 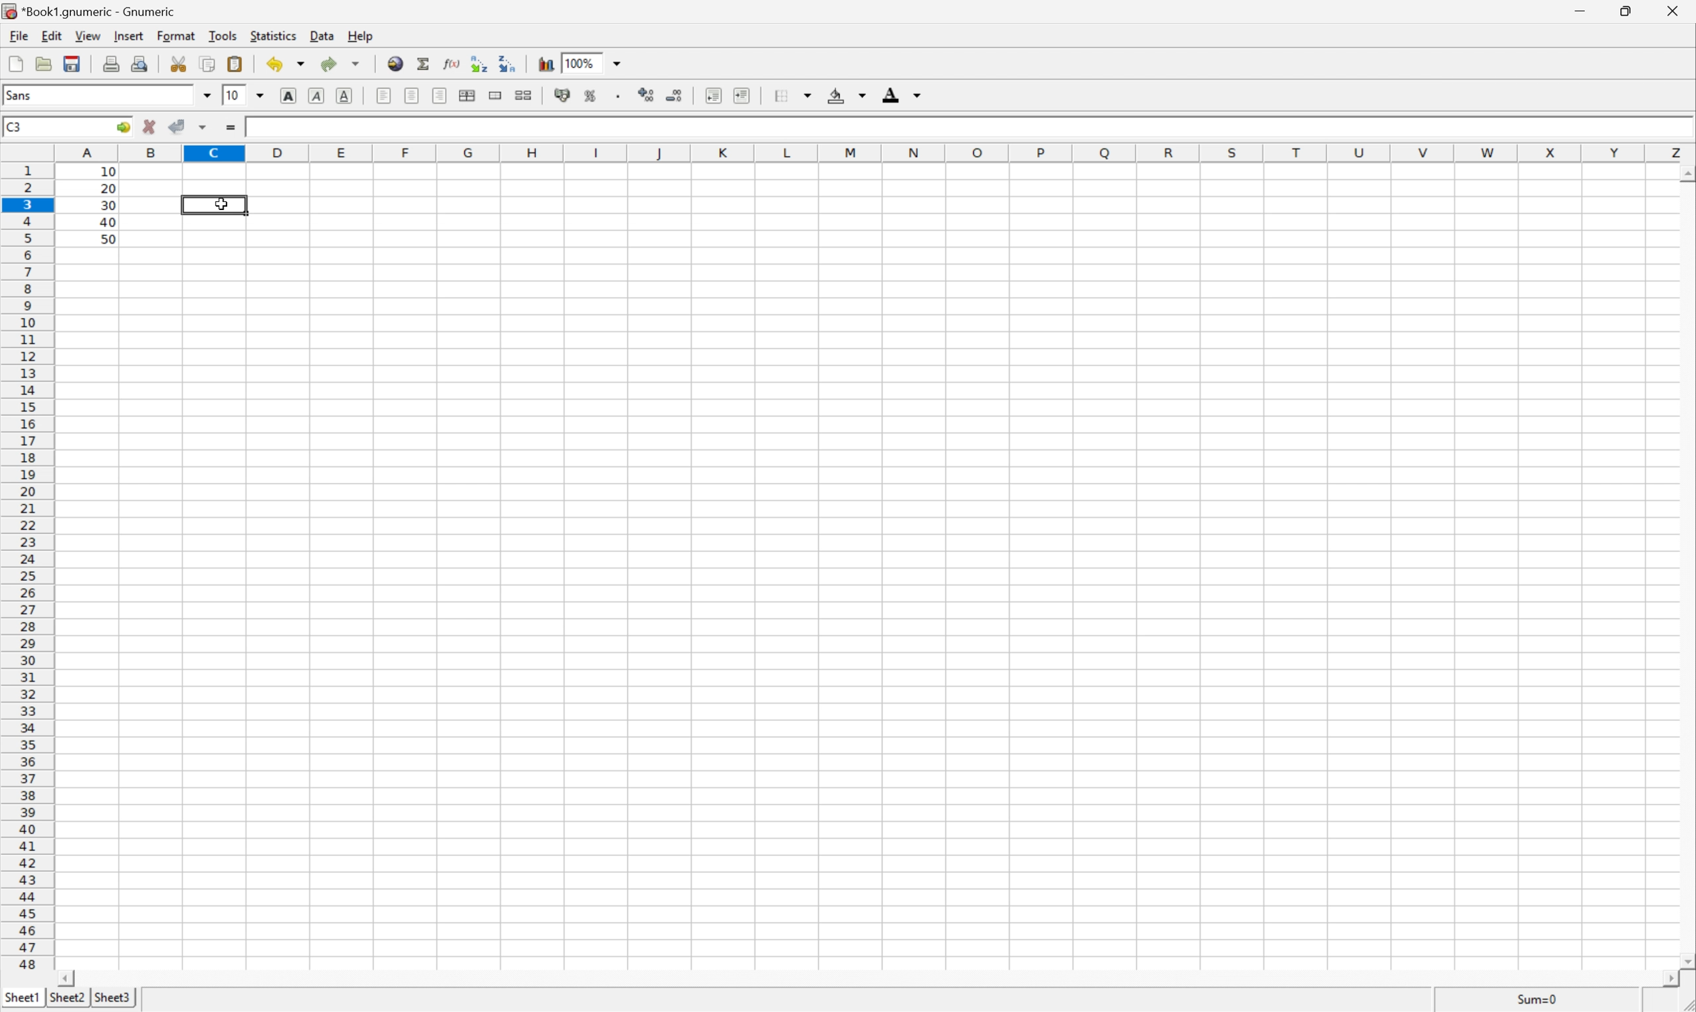 What do you see at coordinates (1661, 979) in the screenshot?
I see `Scroll right` at bounding box center [1661, 979].